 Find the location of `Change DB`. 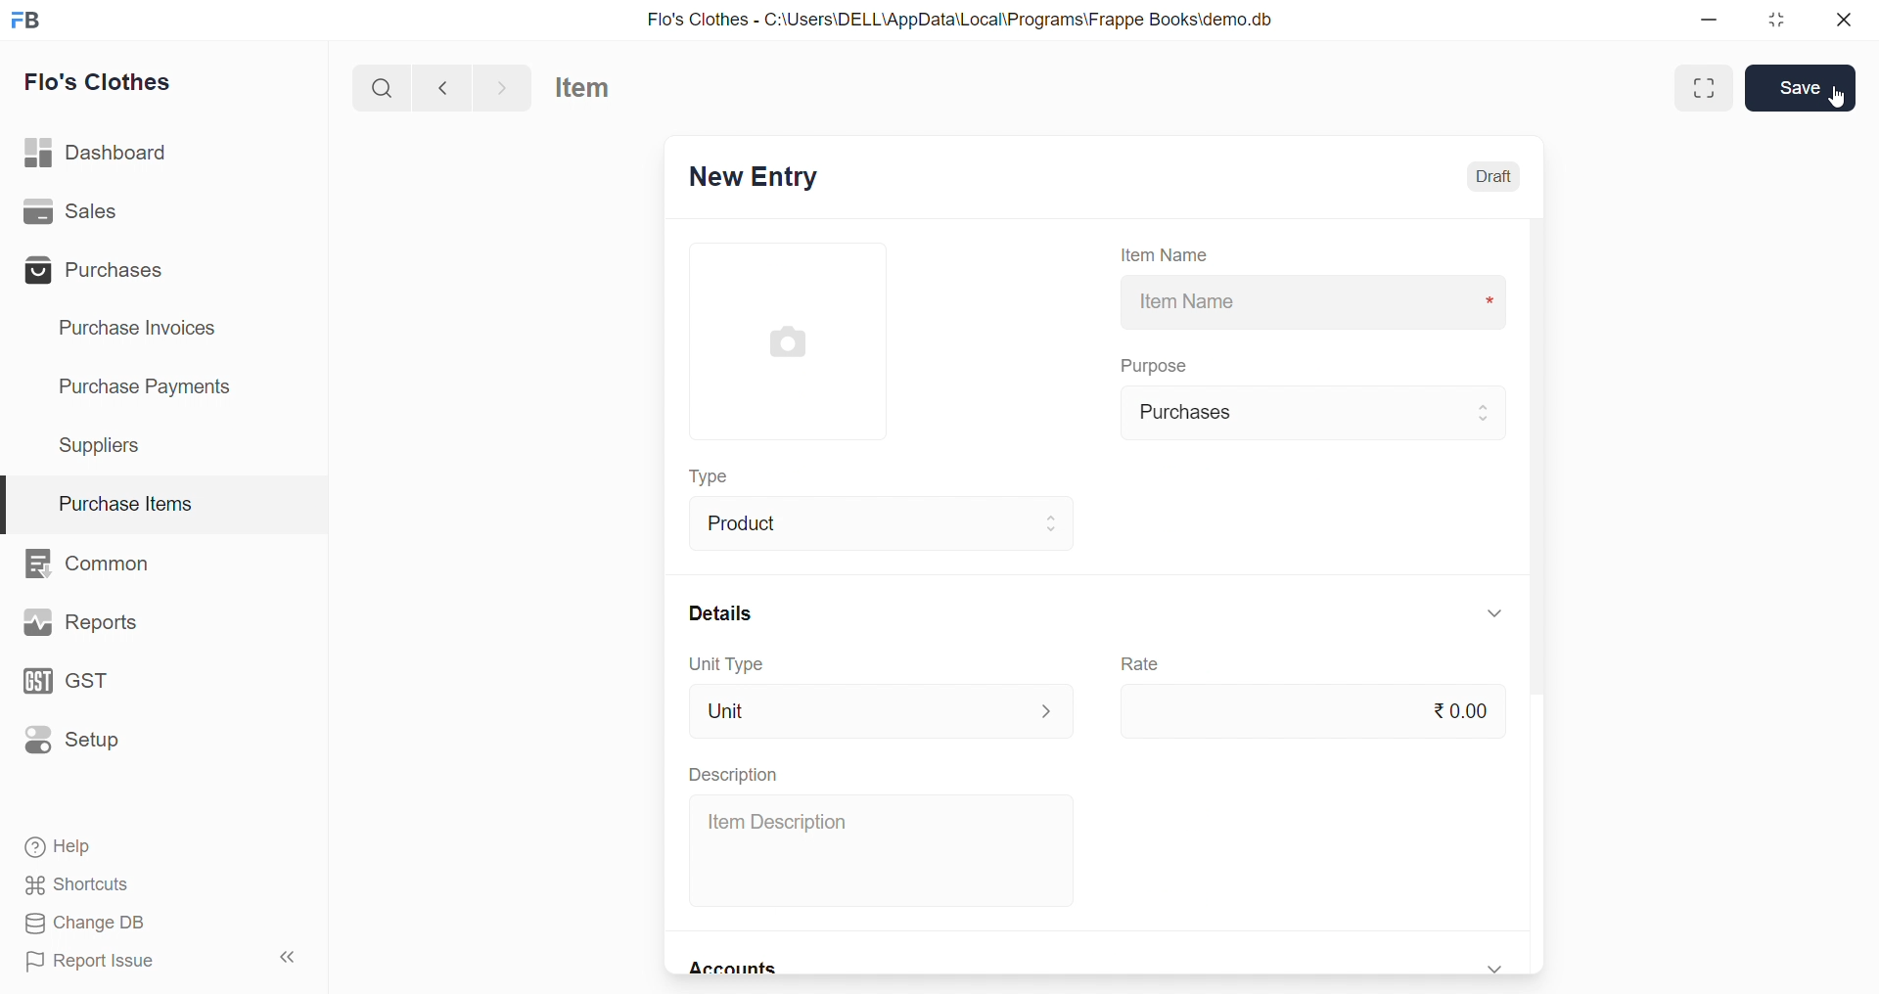

Change DB is located at coordinates (155, 923).